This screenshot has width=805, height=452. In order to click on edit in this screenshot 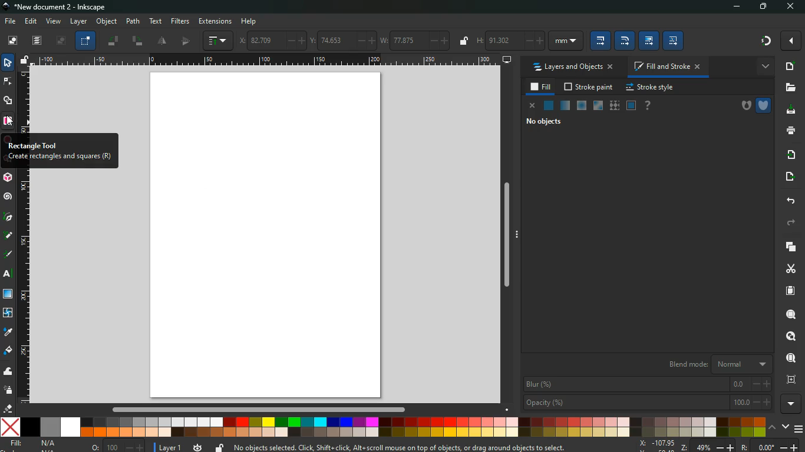, I will do `click(624, 41)`.